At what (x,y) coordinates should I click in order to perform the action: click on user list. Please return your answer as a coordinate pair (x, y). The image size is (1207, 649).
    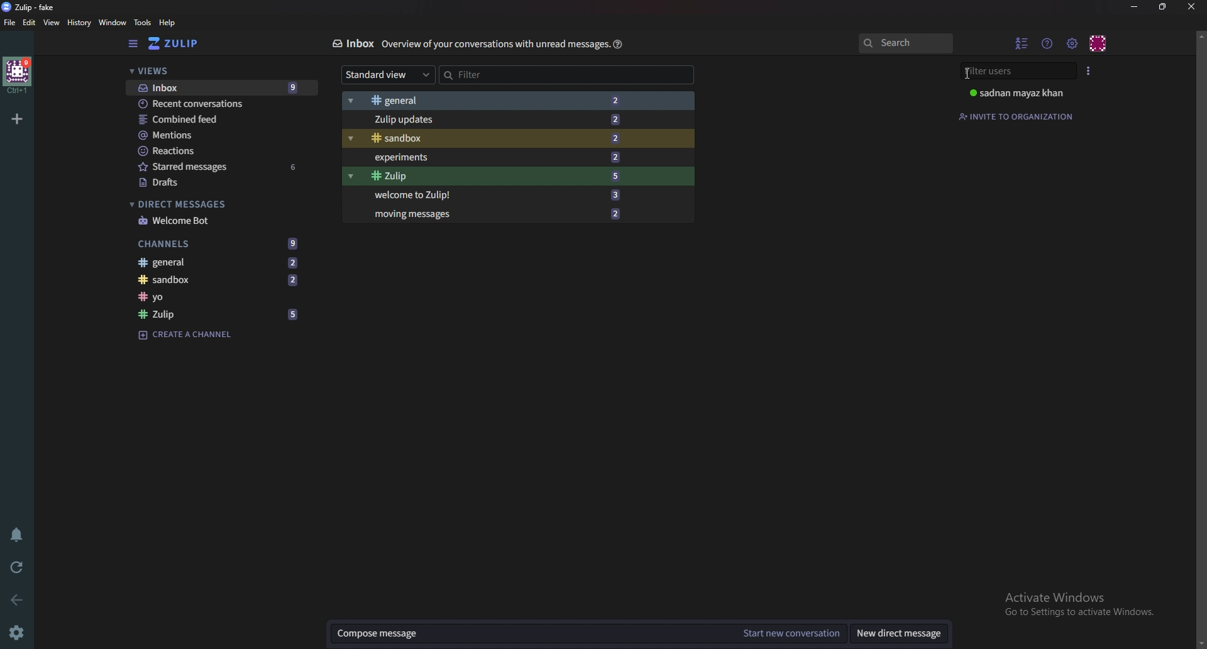
    Looking at the image, I should click on (1025, 43).